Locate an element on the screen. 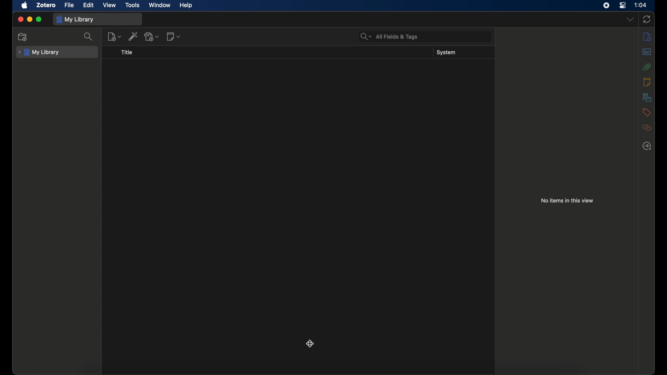  sync is located at coordinates (647, 19).